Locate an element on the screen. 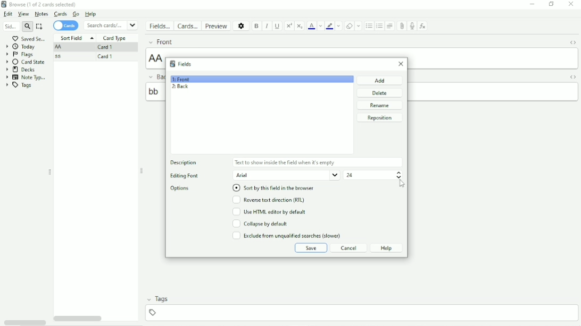 The height and width of the screenshot is (326, 581). Resize is located at coordinates (142, 170).